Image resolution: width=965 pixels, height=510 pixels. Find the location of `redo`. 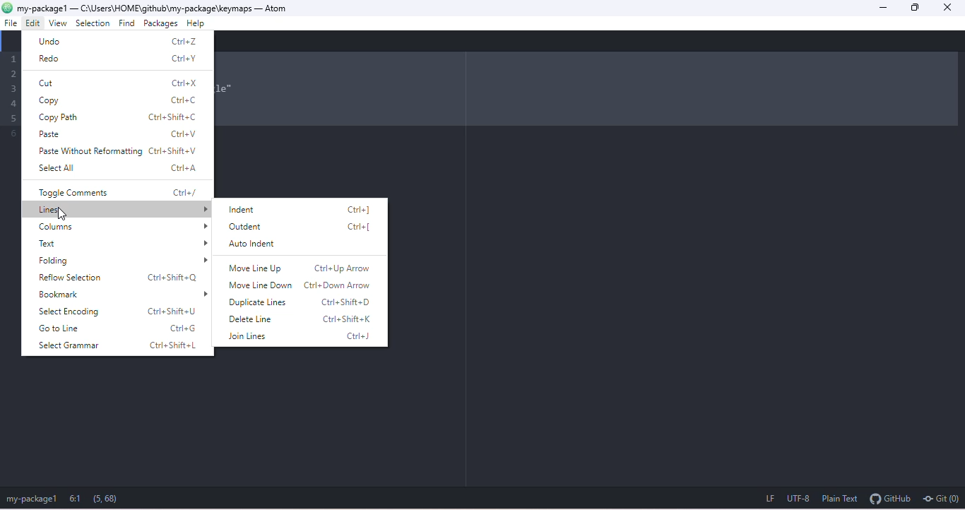

redo is located at coordinates (117, 60).